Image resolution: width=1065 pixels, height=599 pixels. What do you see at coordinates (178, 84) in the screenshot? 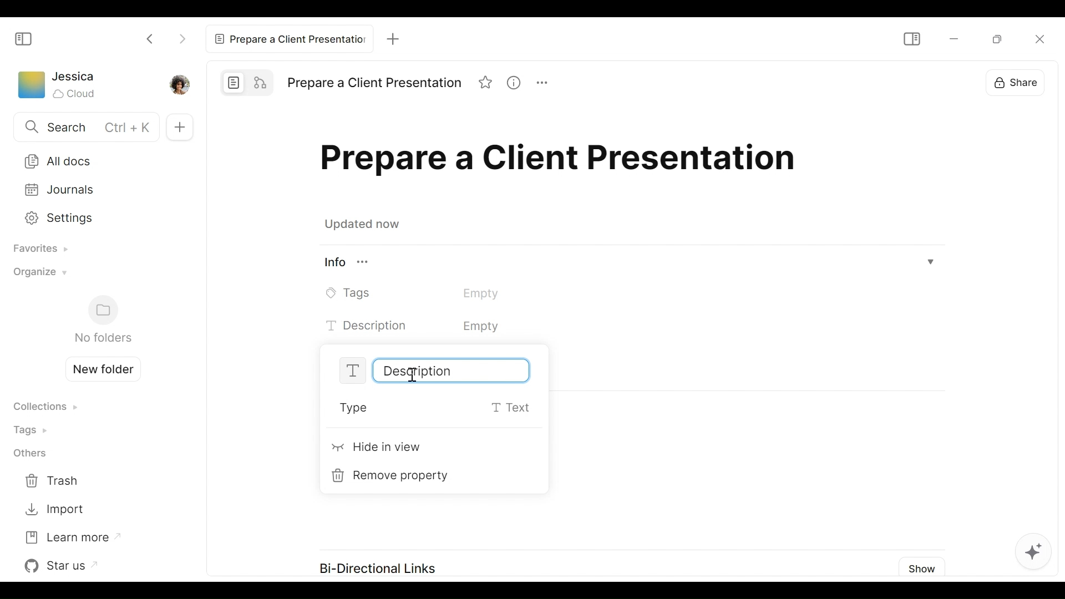
I see `Profile picture` at bounding box center [178, 84].